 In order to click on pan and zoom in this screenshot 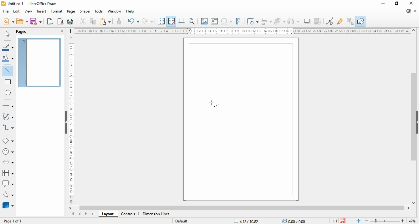, I will do `click(192, 21)`.